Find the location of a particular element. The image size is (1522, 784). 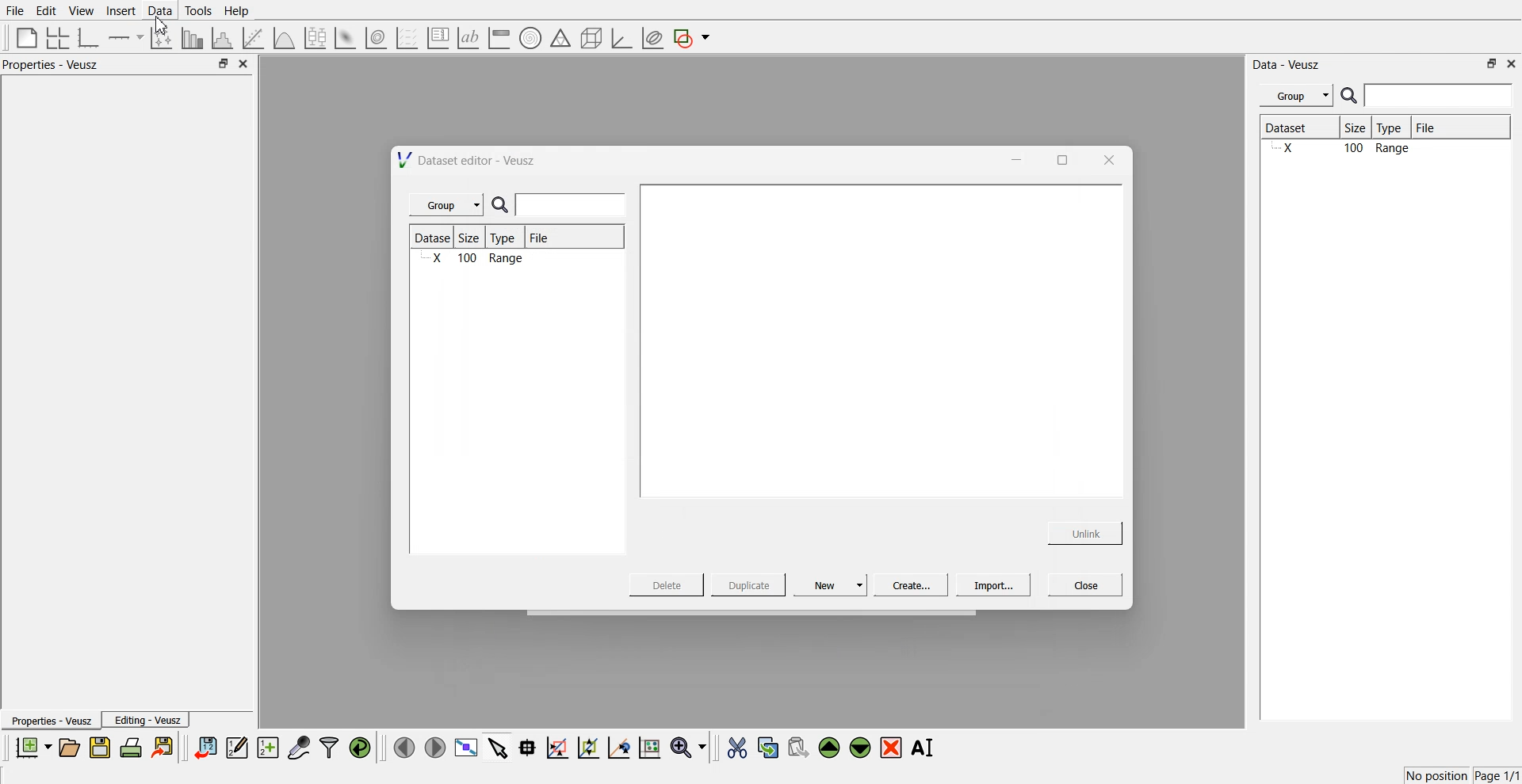

Properties - Veusz is located at coordinates (55, 65).